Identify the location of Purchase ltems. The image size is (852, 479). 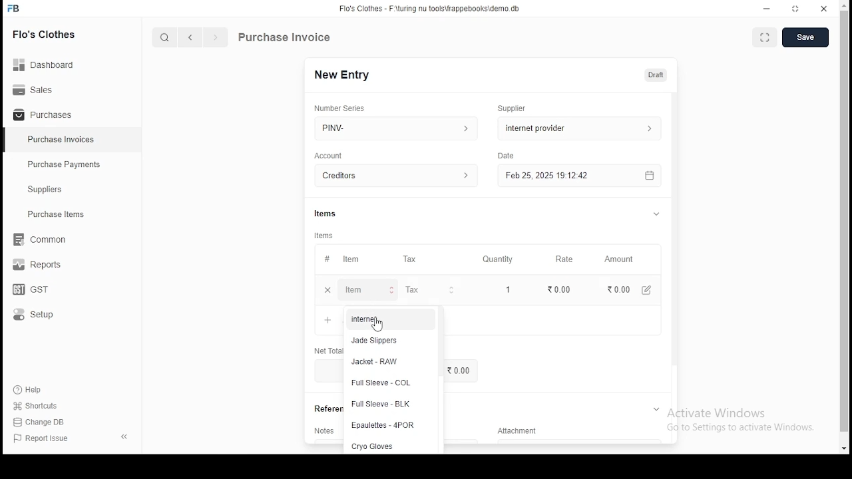
(50, 215).